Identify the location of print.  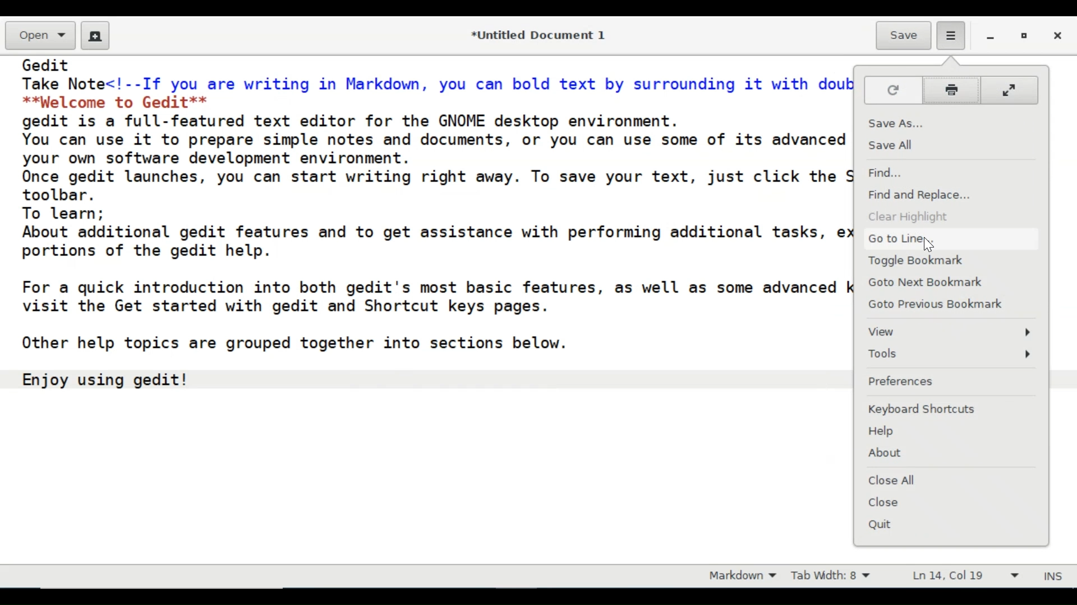
(951, 91).